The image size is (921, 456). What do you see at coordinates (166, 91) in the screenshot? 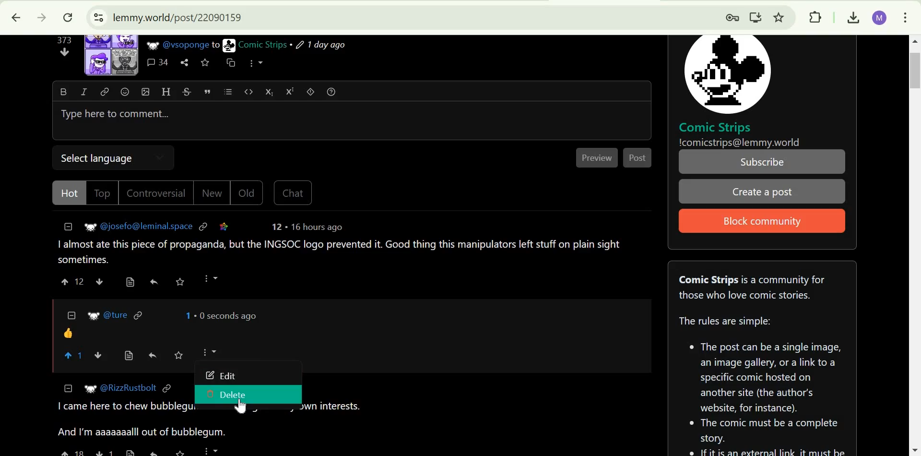
I see `header` at bounding box center [166, 91].